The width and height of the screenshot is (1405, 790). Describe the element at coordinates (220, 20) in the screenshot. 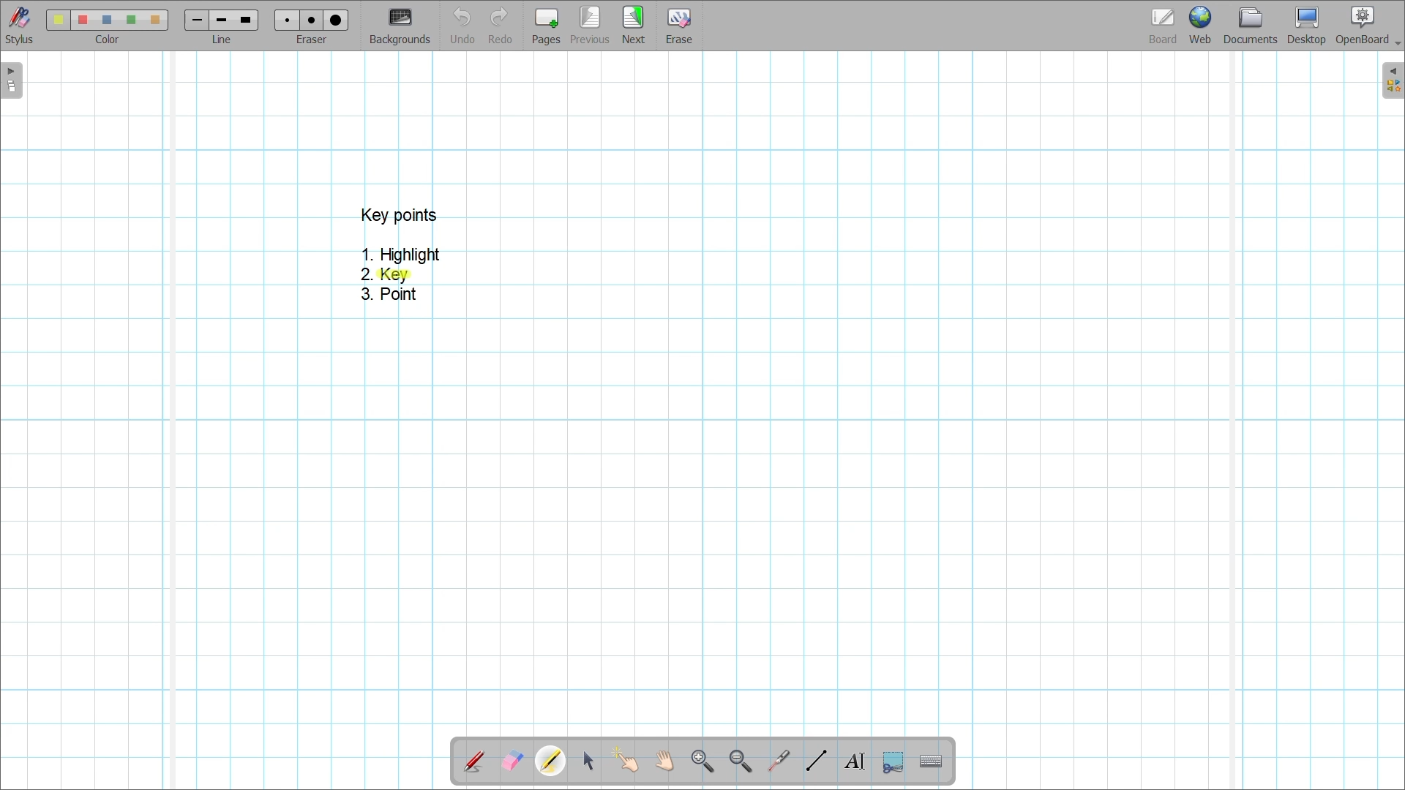

I see `line 2` at that location.